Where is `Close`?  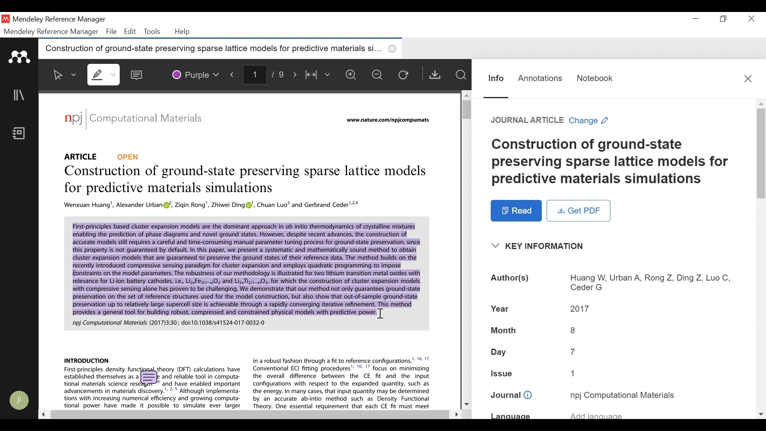
Close is located at coordinates (750, 19).